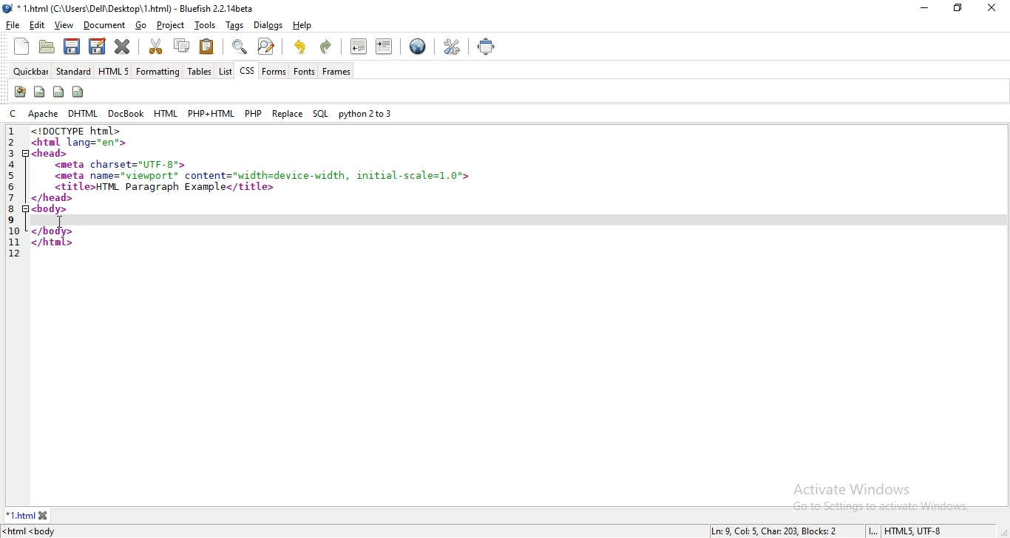 Image resolution: width=1010 pixels, height=538 pixels. What do you see at coordinates (44, 515) in the screenshot?
I see `close` at bounding box center [44, 515].